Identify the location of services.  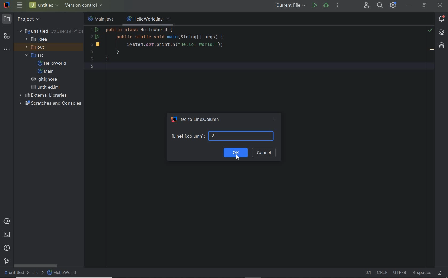
(7, 222).